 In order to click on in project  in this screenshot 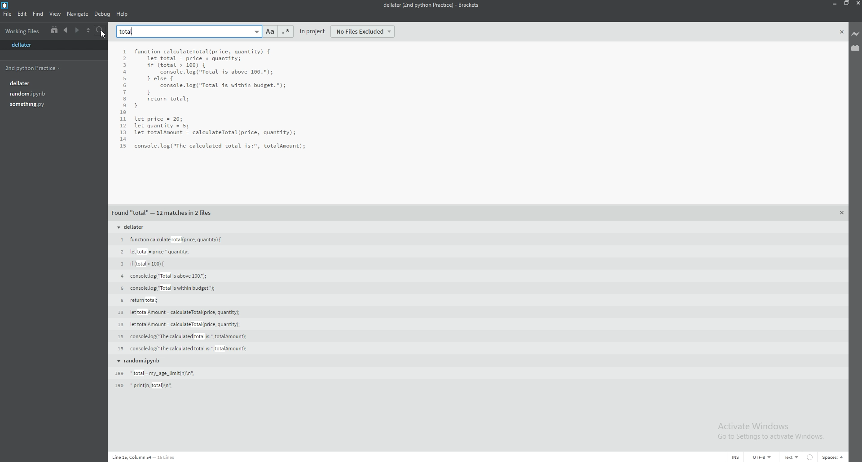, I will do `click(312, 31)`.